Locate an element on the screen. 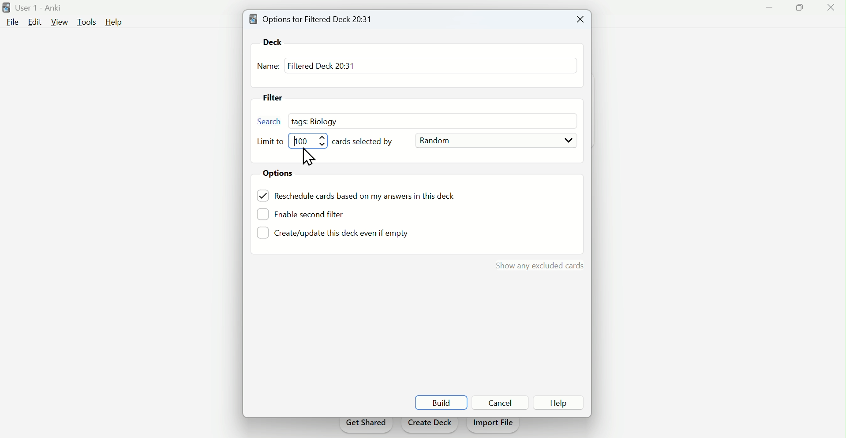 The height and width of the screenshot is (438, 846). Cursor on Limit bar is located at coordinates (309, 156).